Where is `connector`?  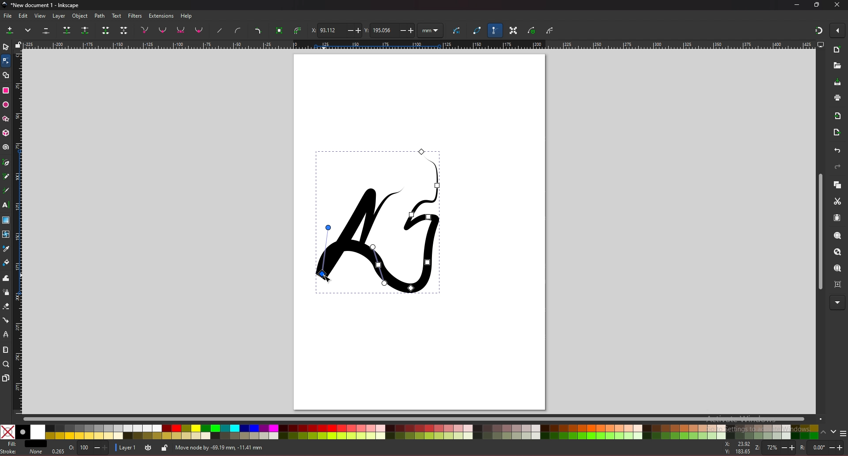
connector is located at coordinates (6, 320).